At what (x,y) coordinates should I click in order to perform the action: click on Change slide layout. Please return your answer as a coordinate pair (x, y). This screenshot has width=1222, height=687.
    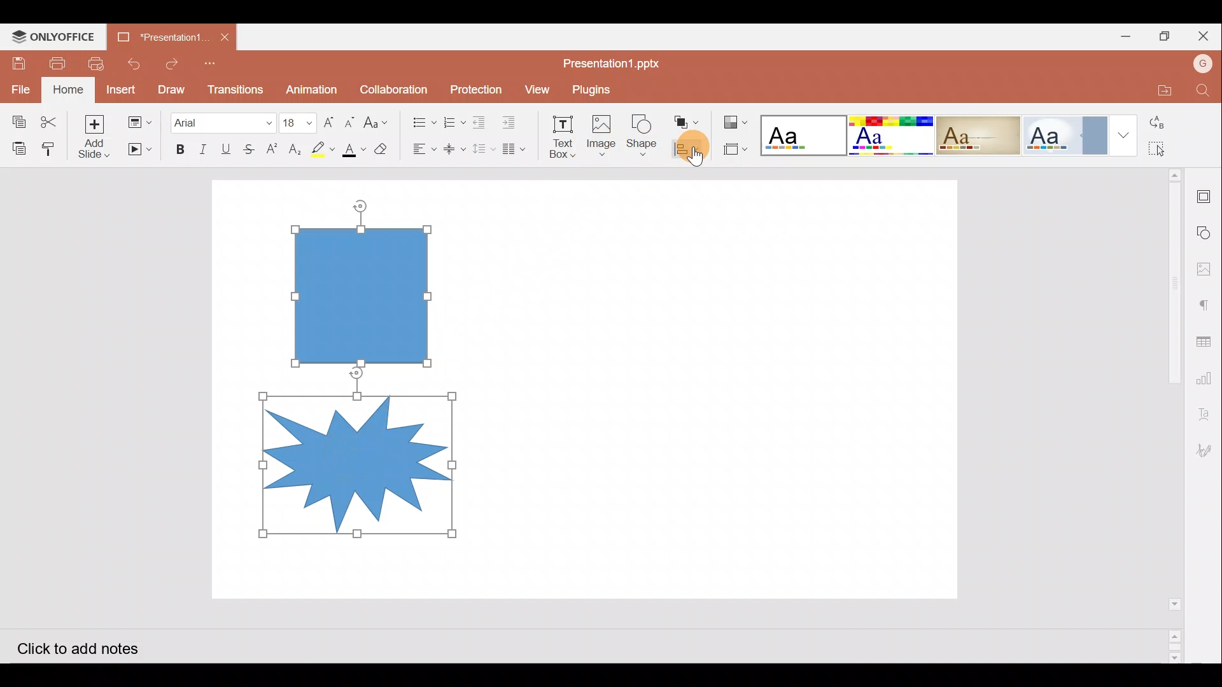
    Looking at the image, I should click on (139, 121).